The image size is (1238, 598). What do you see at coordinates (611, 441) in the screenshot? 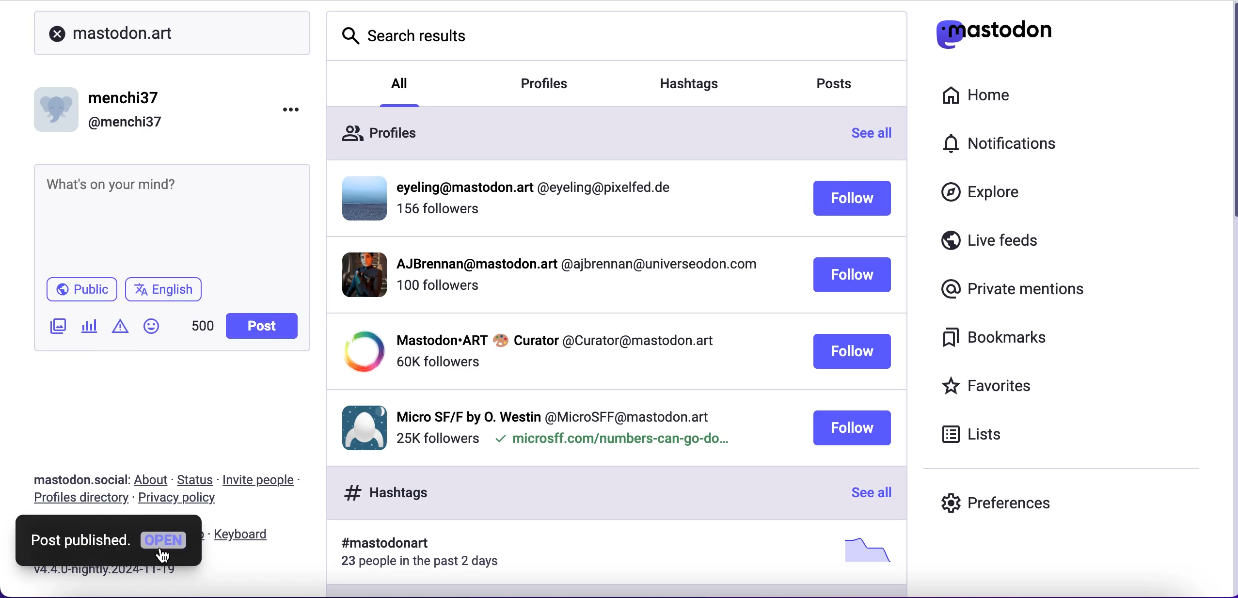
I see `microsff` at bounding box center [611, 441].